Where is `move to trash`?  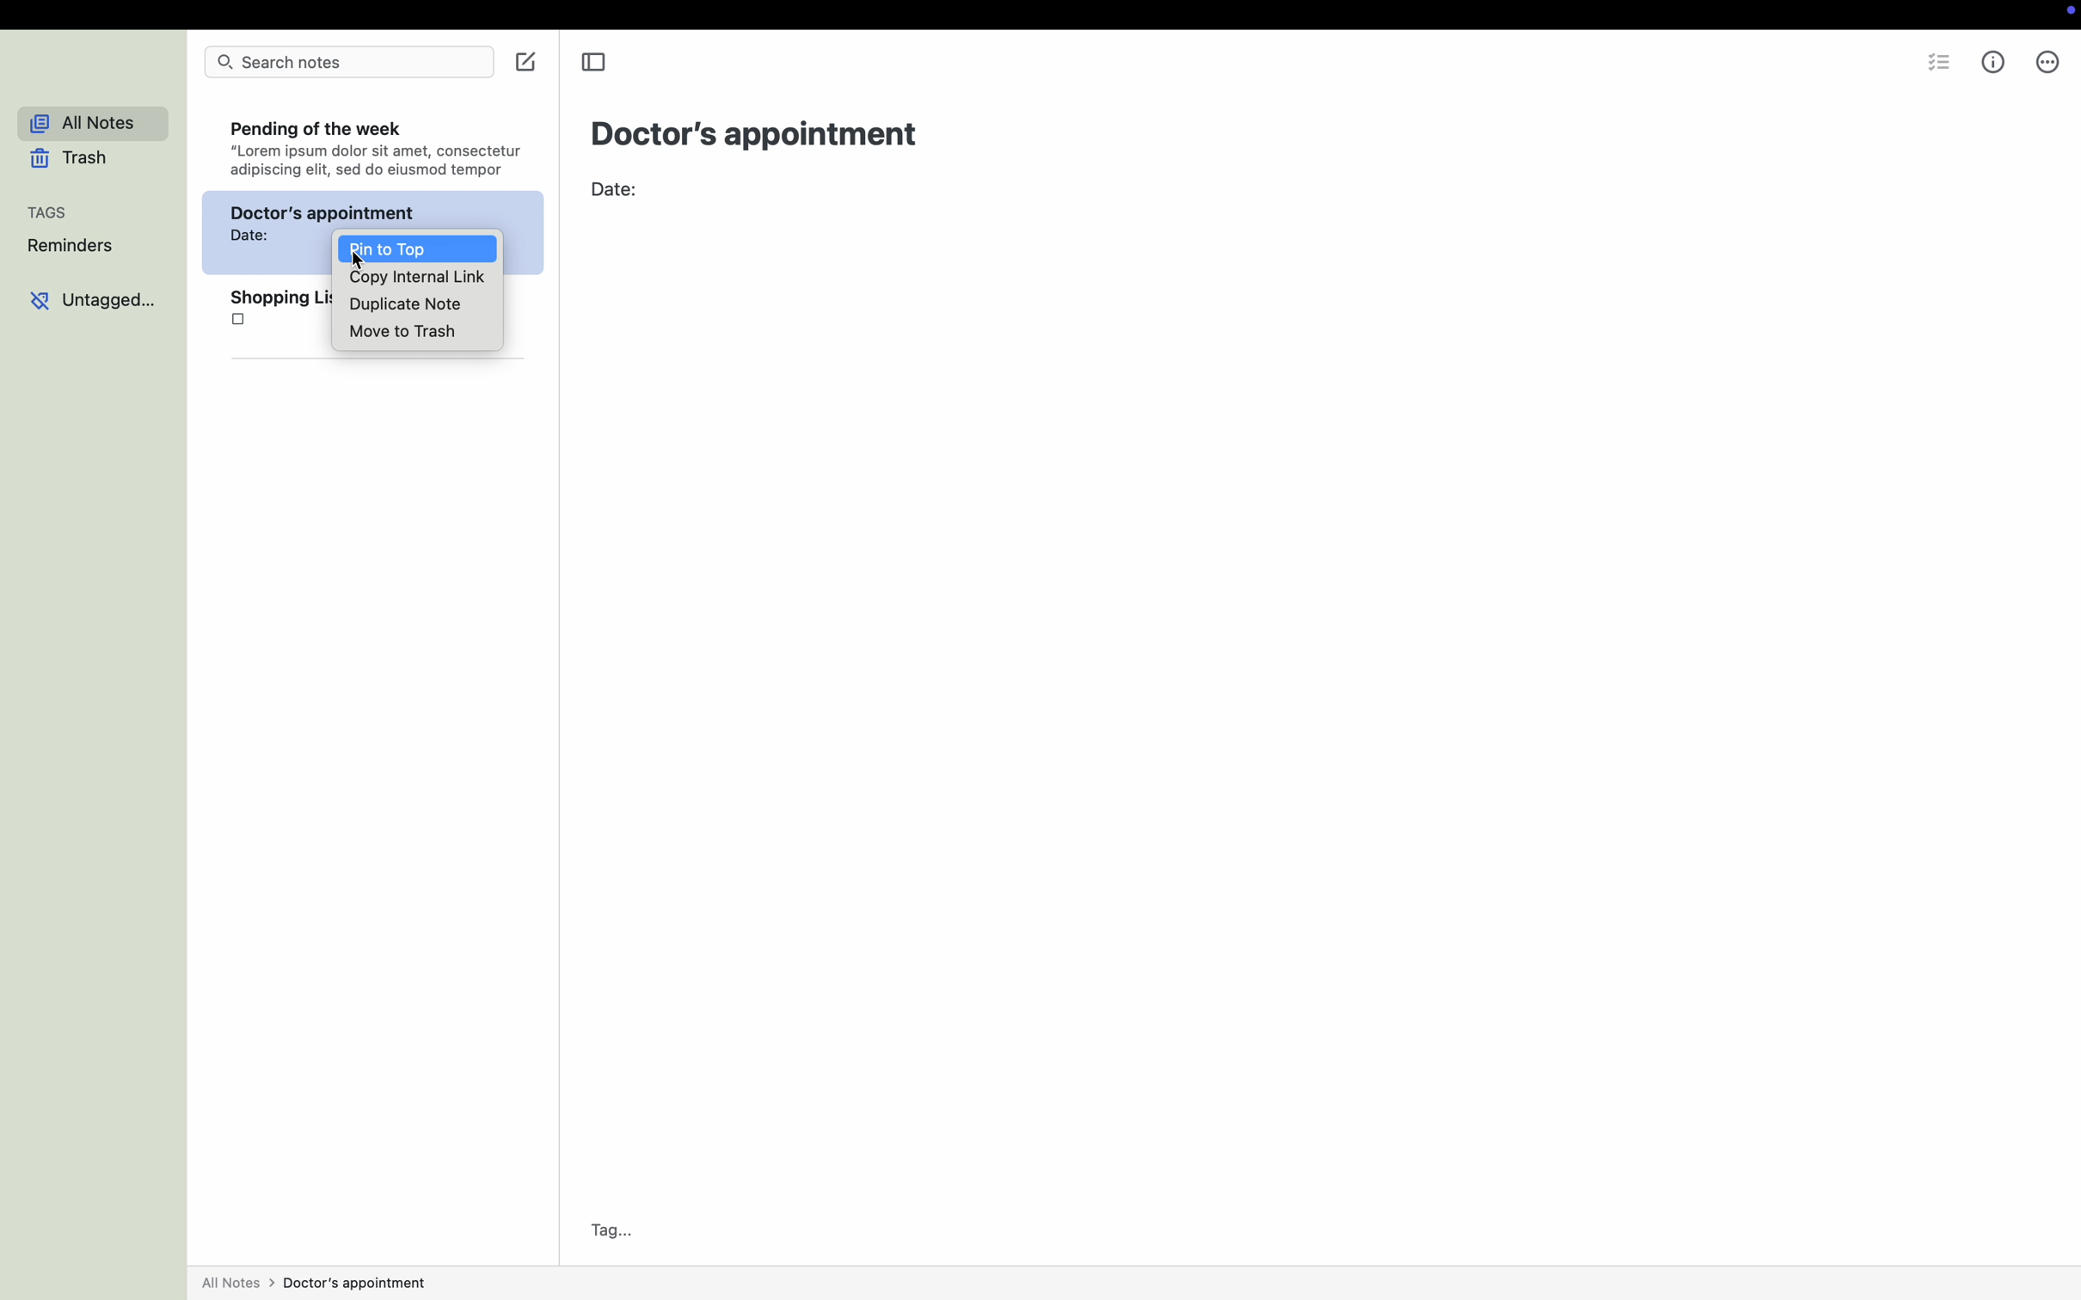 move to trash is located at coordinates (408, 331).